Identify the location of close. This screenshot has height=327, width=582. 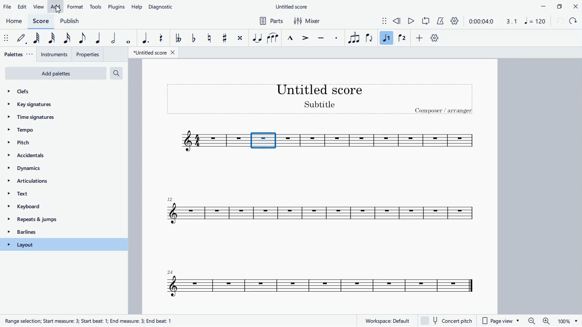
(575, 6).